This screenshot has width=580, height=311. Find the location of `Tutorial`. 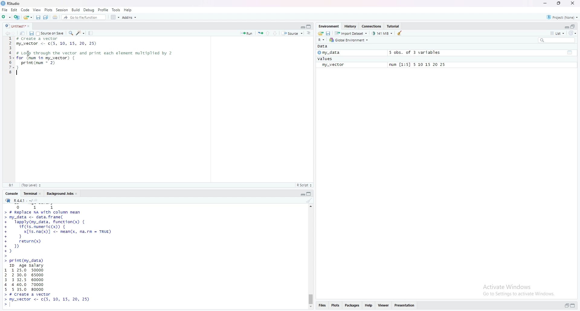

Tutorial is located at coordinates (394, 26).